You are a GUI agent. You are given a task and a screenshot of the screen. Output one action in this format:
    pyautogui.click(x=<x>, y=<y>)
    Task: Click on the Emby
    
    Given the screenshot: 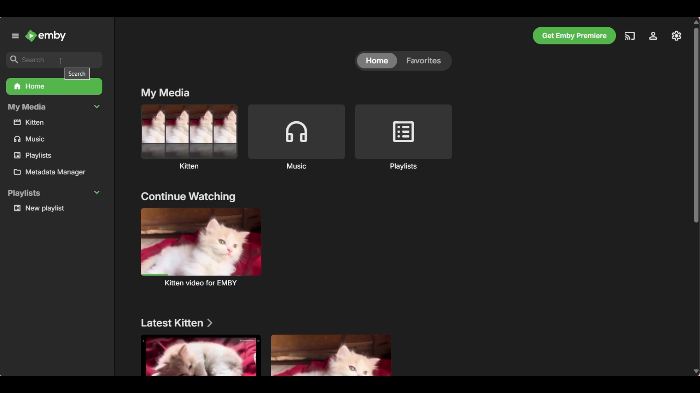 What is the action you would take?
    pyautogui.click(x=46, y=36)
    